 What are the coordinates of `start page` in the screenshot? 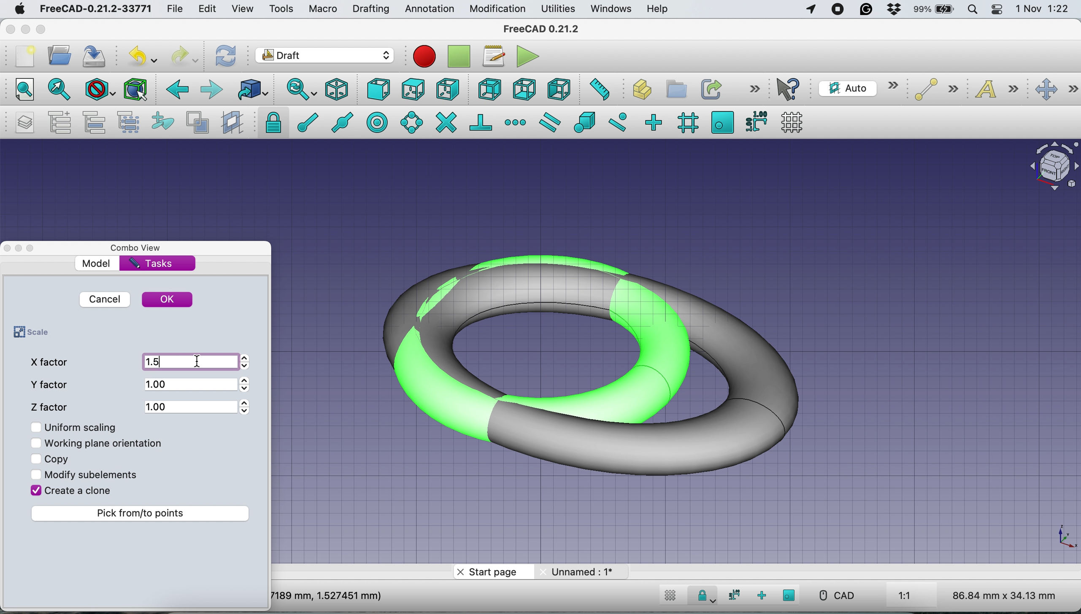 It's located at (492, 572).